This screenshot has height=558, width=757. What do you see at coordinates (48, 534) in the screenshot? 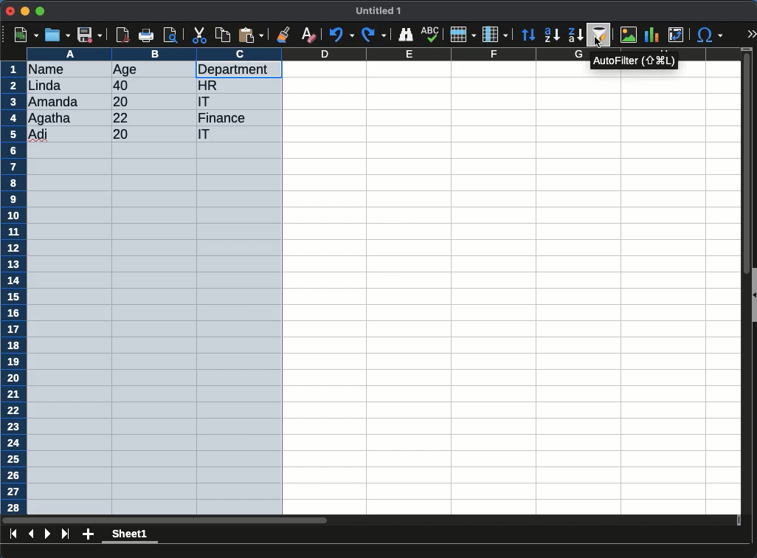
I see `next page` at bounding box center [48, 534].